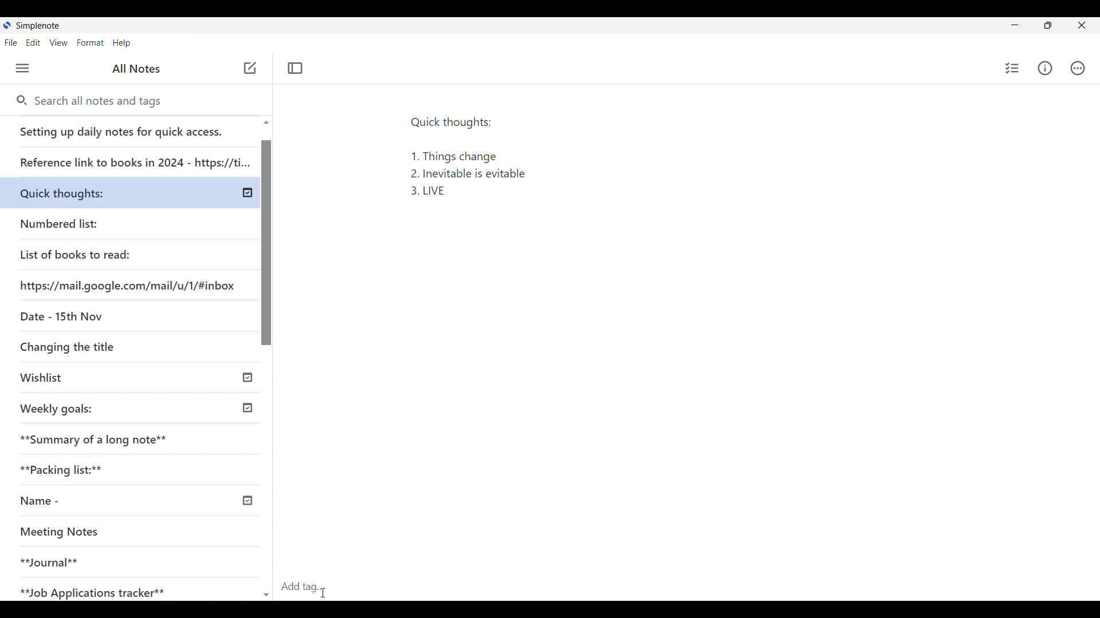 The height and width of the screenshot is (618, 1100). Describe the element at coordinates (116, 533) in the screenshot. I see `Meeting Notes` at that location.